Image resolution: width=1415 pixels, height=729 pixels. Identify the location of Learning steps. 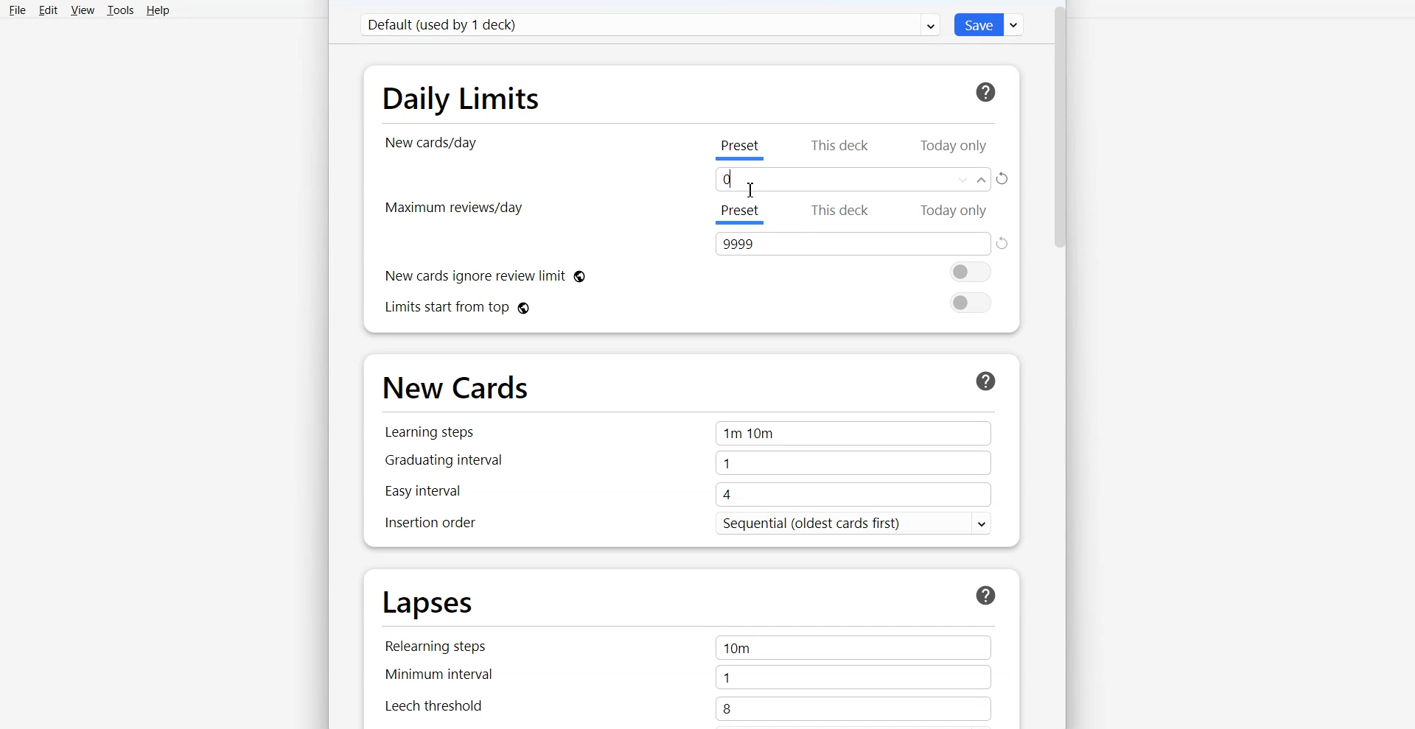
(456, 433).